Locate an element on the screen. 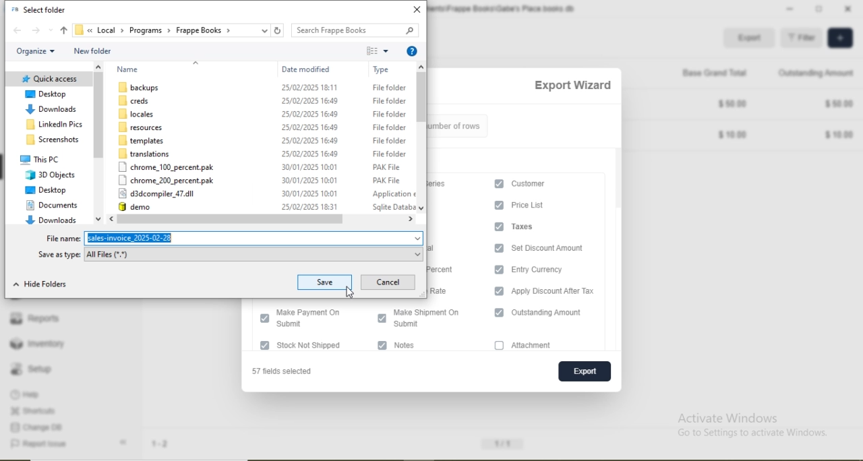 This screenshot has height=461, width=863. Inventory is located at coordinates (38, 344).